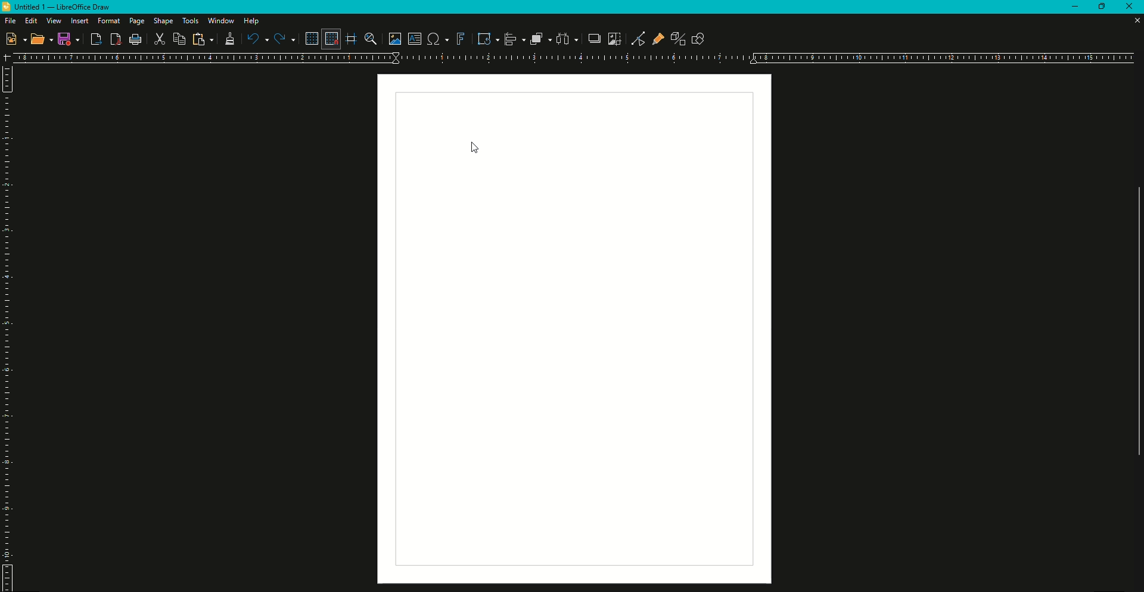 The height and width of the screenshot is (592, 1144). Describe the element at coordinates (461, 38) in the screenshot. I see `Fontwork` at that location.